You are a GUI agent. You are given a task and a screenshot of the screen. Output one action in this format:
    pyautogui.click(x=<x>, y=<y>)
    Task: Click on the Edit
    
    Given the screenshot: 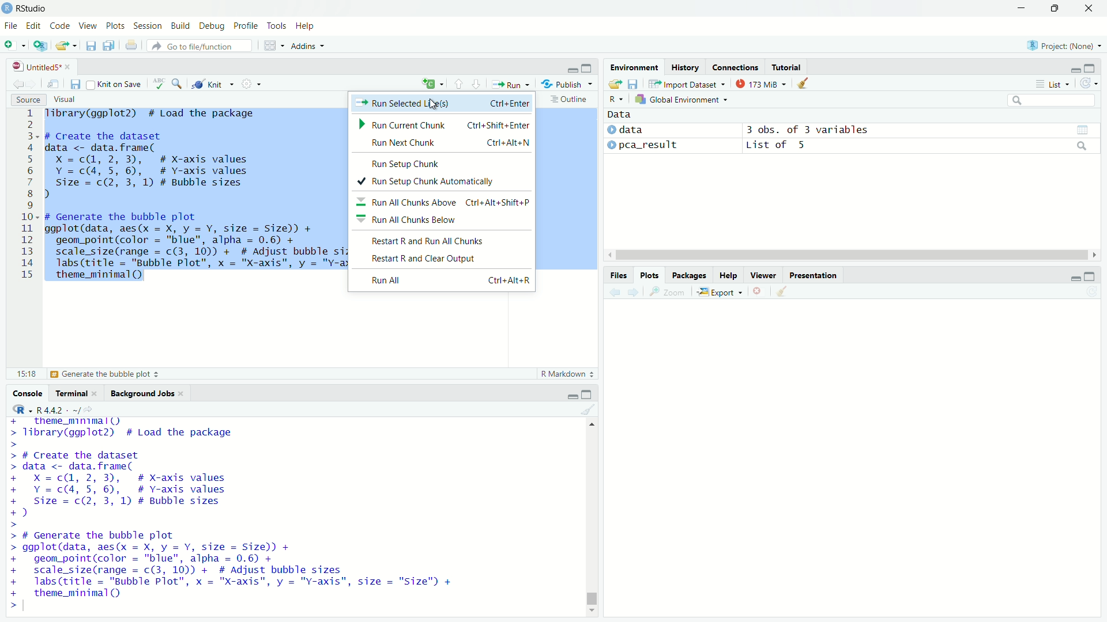 What is the action you would take?
    pyautogui.click(x=35, y=26)
    